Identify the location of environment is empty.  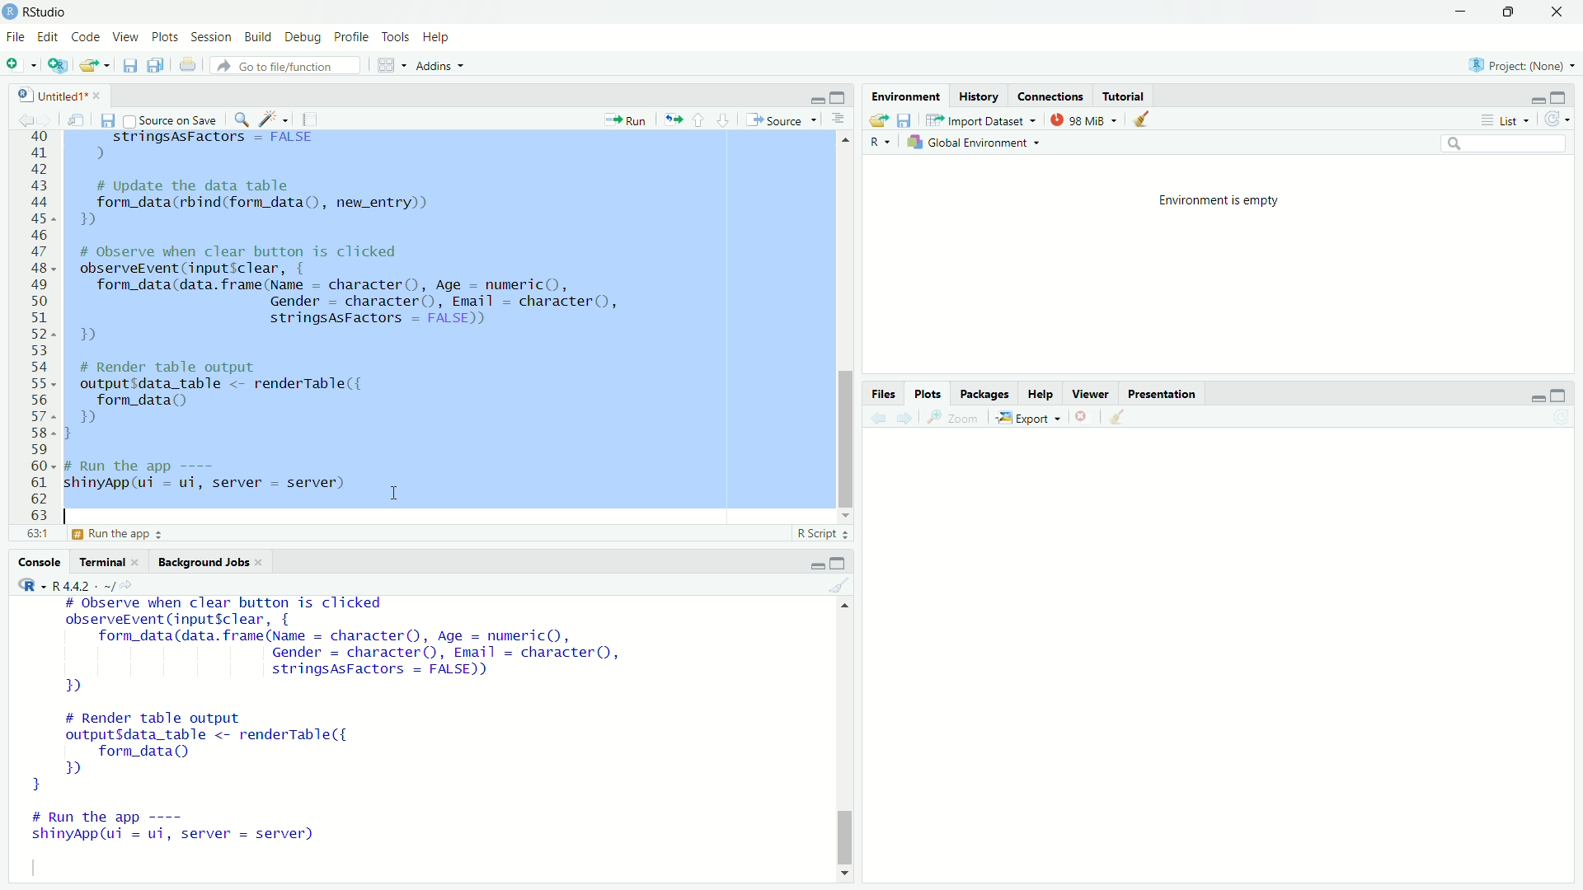
(1207, 199).